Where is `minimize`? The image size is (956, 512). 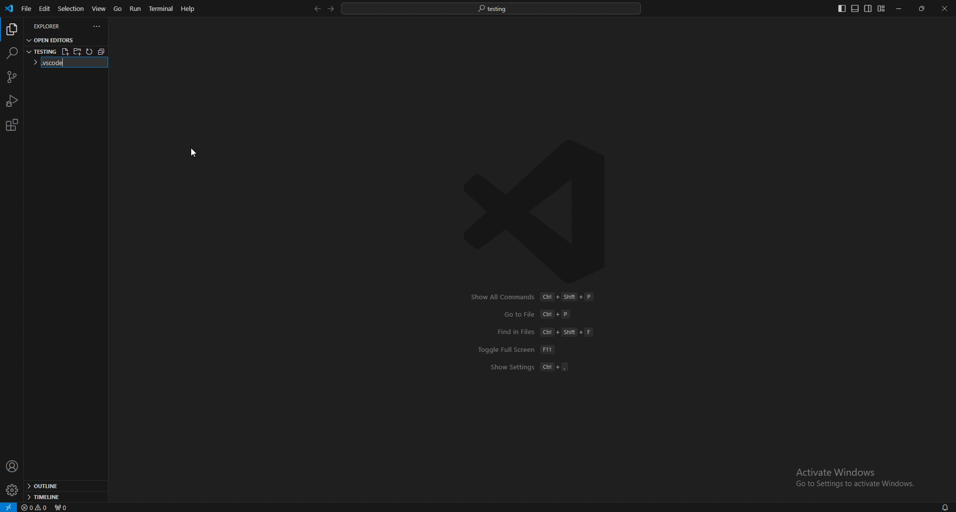
minimize is located at coordinates (900, 9).